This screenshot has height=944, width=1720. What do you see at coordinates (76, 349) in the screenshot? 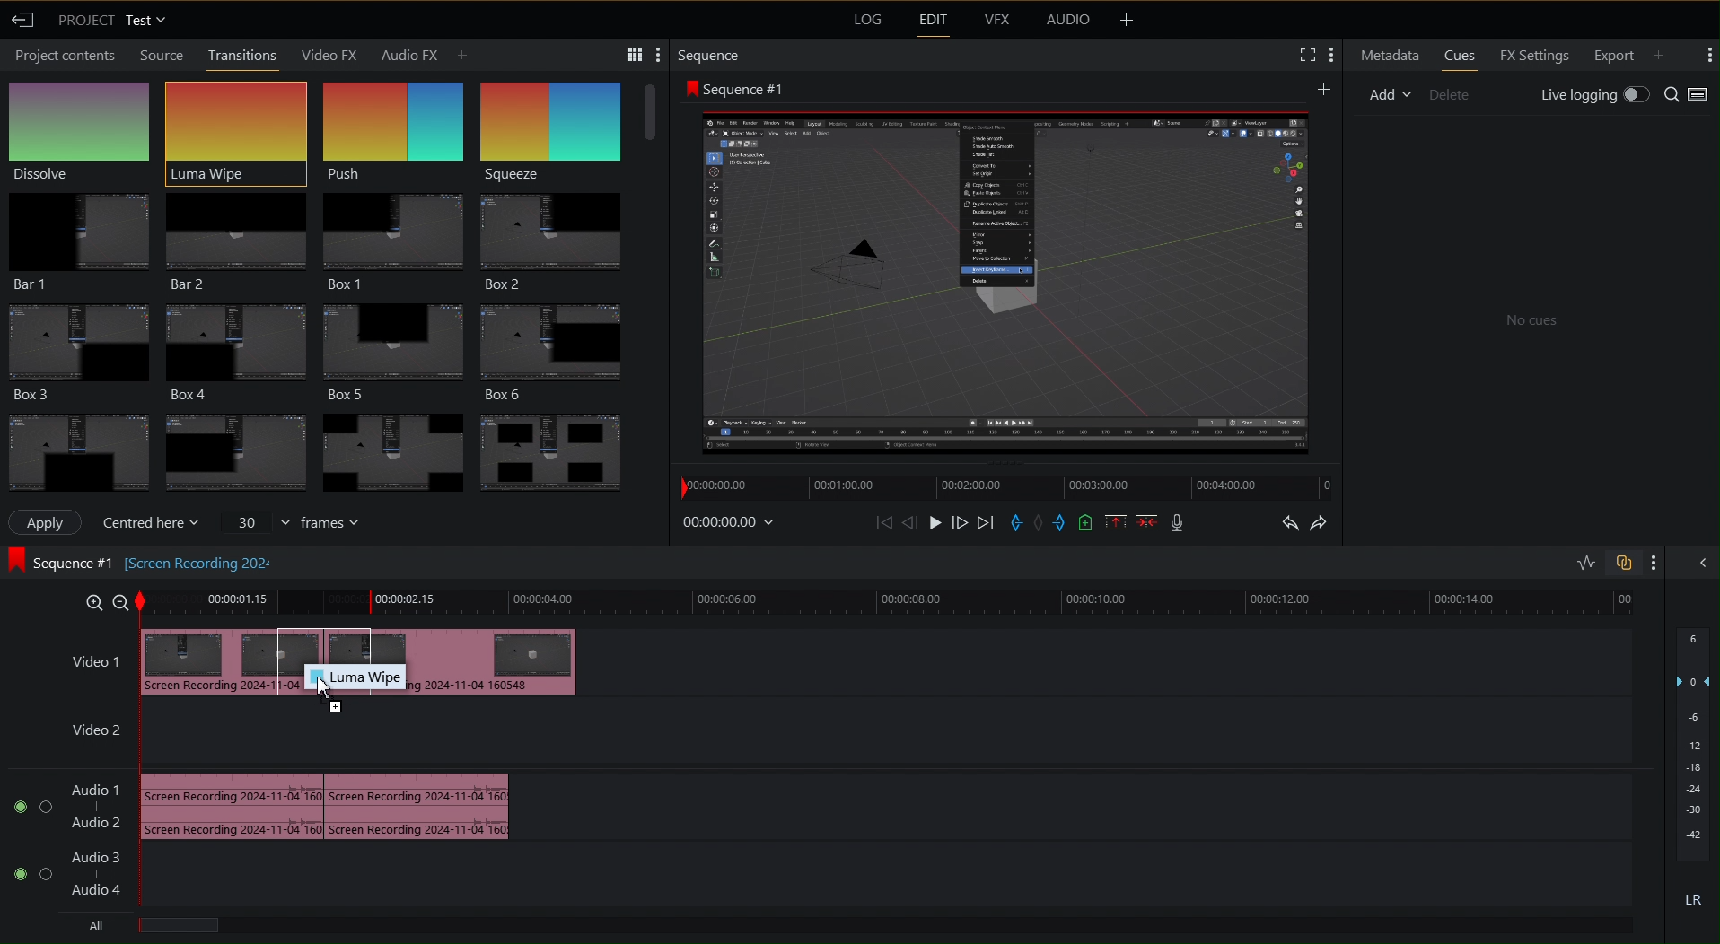
I see `Box 3` at bounding box center [76, 349].